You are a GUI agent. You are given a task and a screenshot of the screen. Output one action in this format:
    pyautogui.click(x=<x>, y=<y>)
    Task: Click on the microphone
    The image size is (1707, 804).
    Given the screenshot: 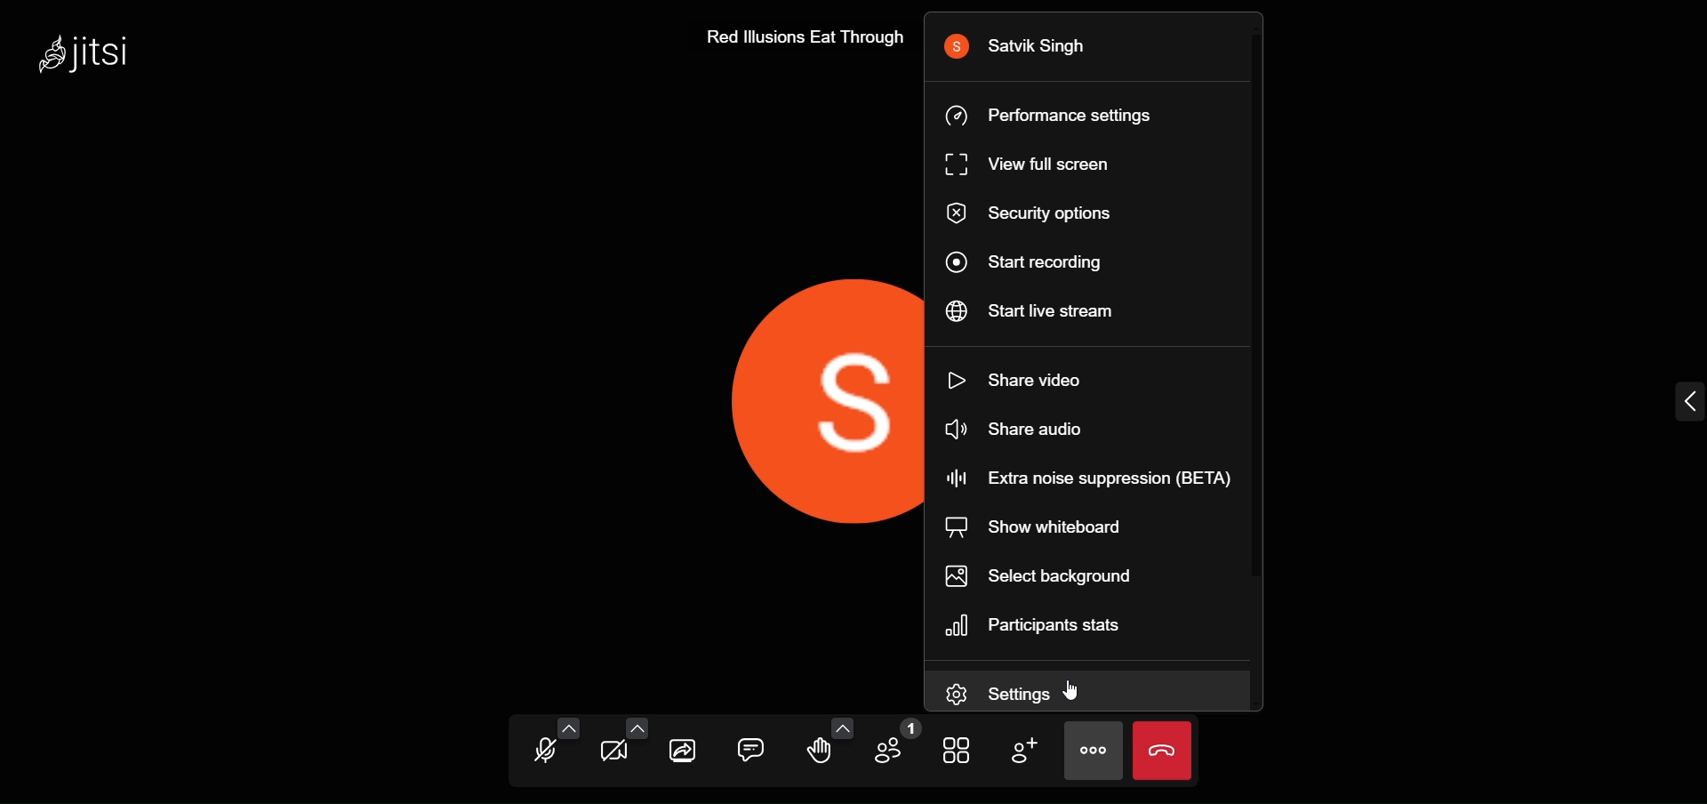 What is the action you would take?
    pyautogui.click(x=544, y=753)
    